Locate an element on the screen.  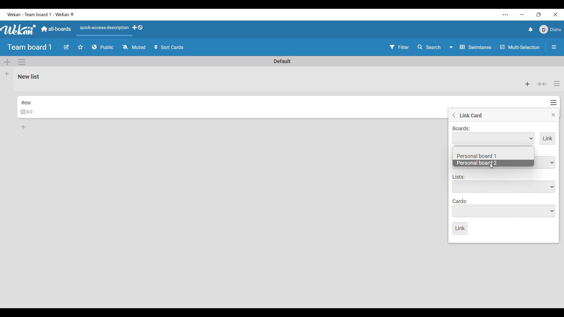
Indicates card options is located at coordinates (460, 201).